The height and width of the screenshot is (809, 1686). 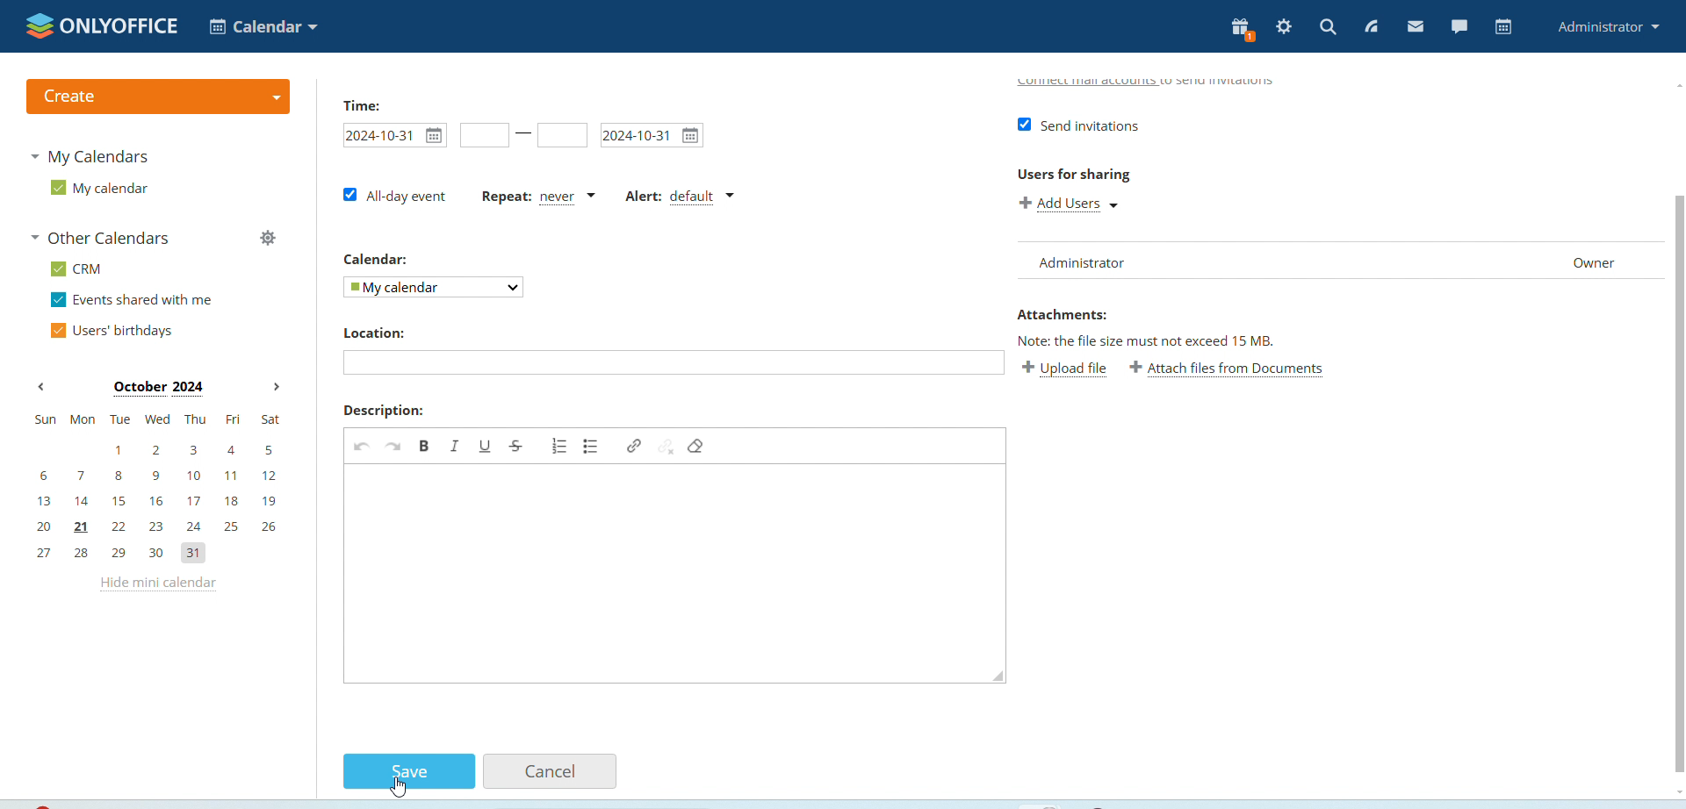 I want to click on october 2024, so click(x=157, y=388).